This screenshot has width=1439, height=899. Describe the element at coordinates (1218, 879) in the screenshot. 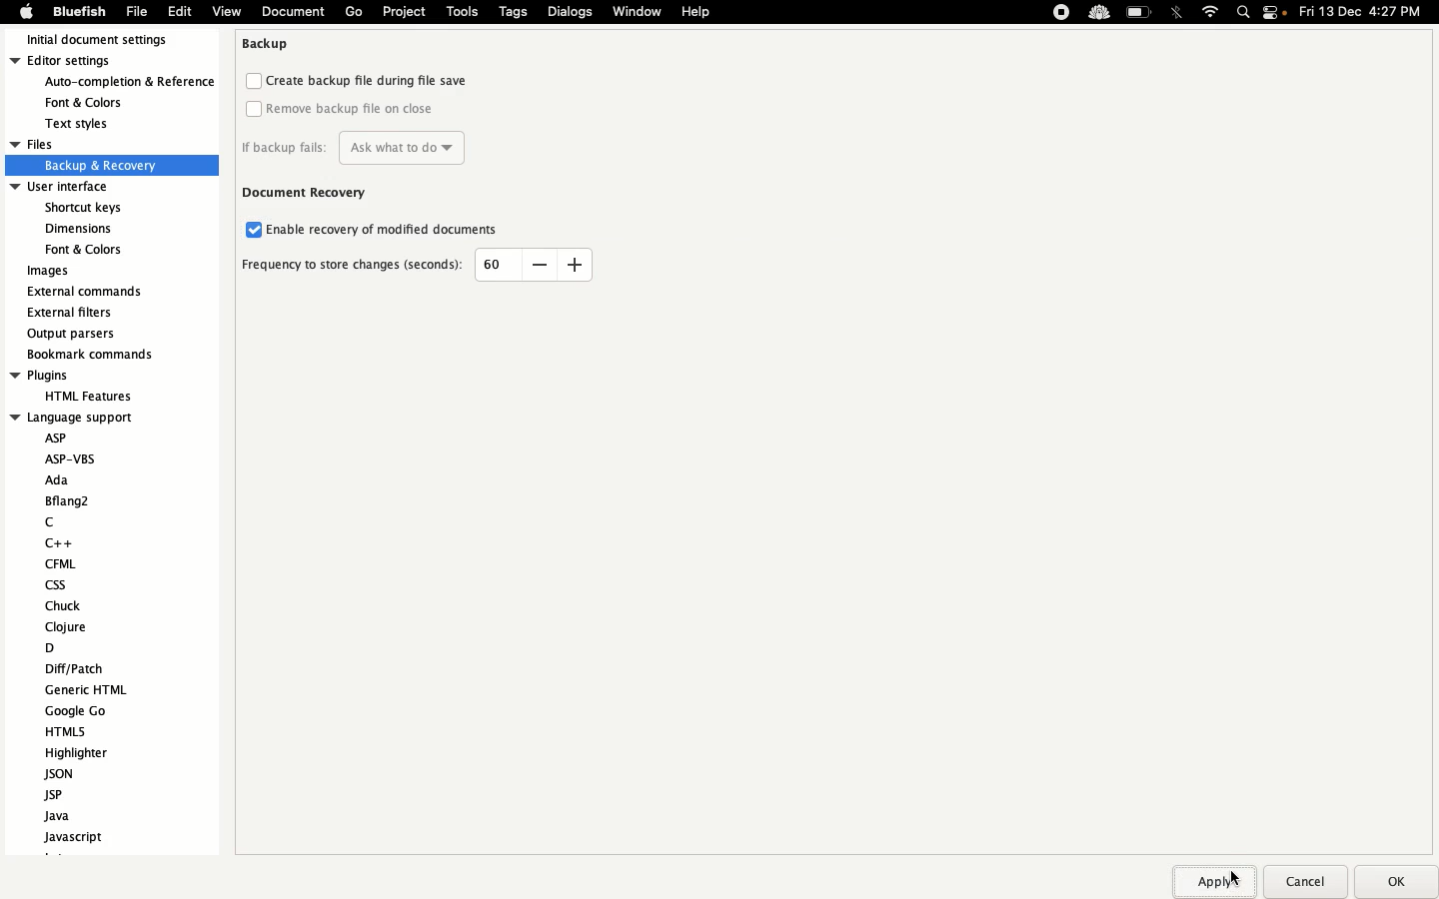

I see `Apply` at that location.